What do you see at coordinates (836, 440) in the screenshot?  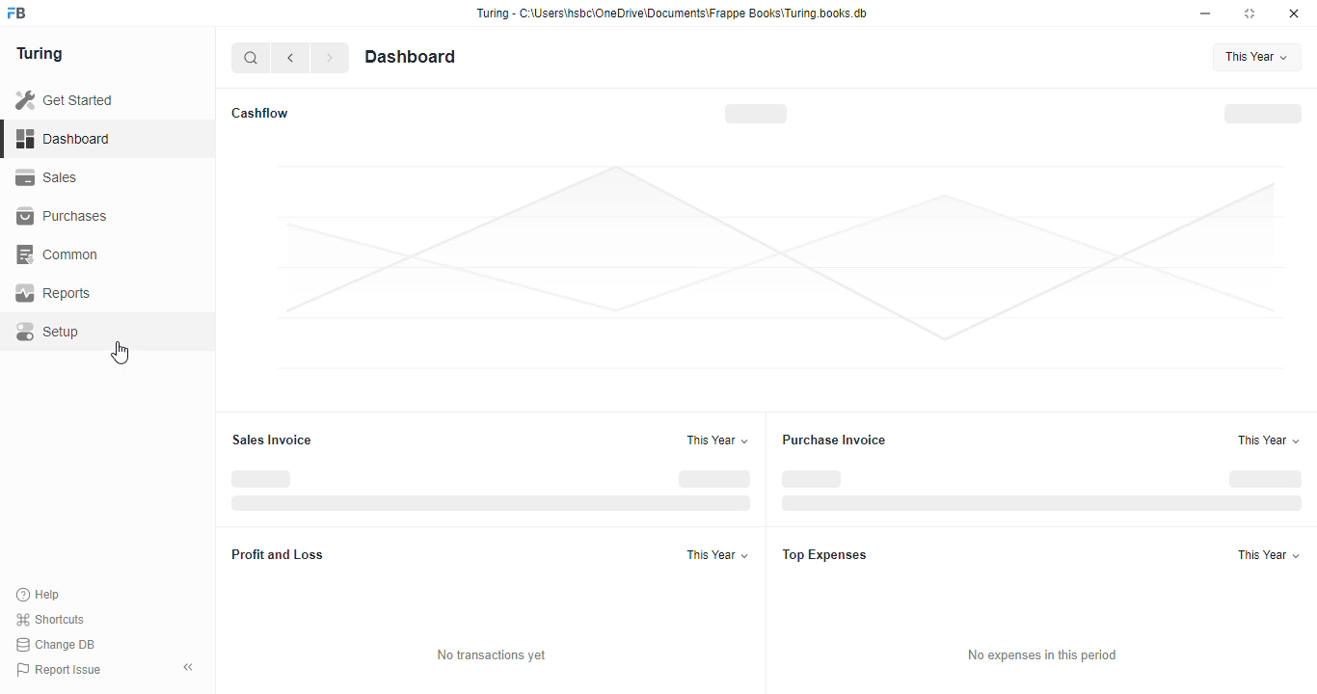 I see `purchase invoice` at bounding box center [836, 440].